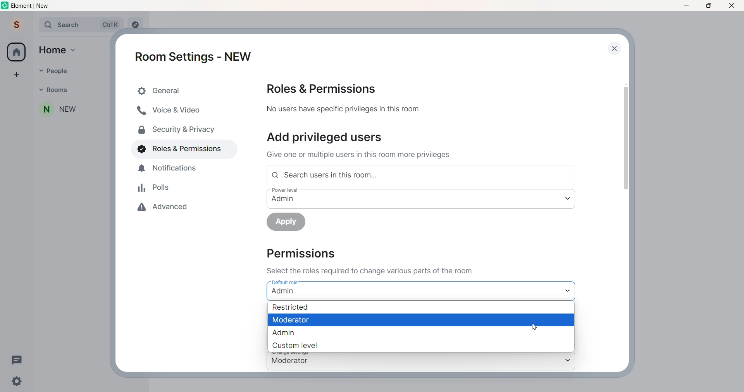 This screenshot has width=744, height=392. What do you see at coordinates (195, 55) in the screenshot?
I see `room settings` at bounding box center [195, 55].